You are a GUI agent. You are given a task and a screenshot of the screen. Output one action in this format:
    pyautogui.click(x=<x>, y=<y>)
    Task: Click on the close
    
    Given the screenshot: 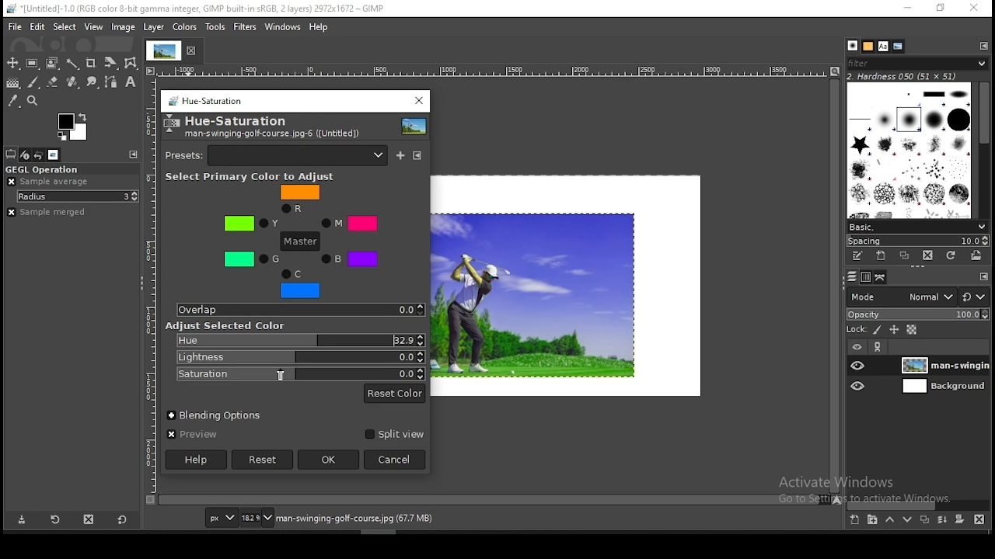 What is the action you would take?
    pyautogui.click(x=194, y=54)
    